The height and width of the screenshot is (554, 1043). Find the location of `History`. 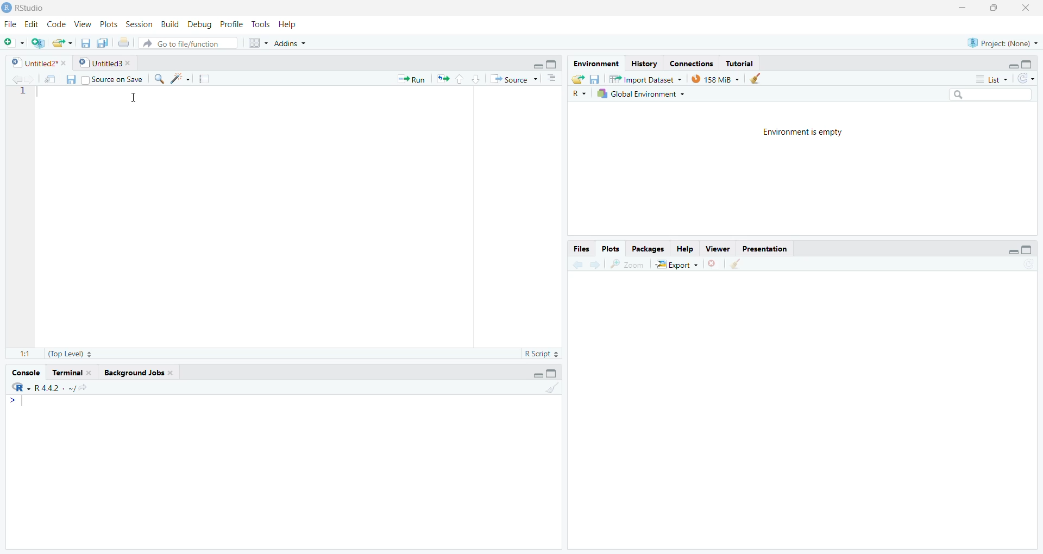

History is located at coordinates (643, 63).